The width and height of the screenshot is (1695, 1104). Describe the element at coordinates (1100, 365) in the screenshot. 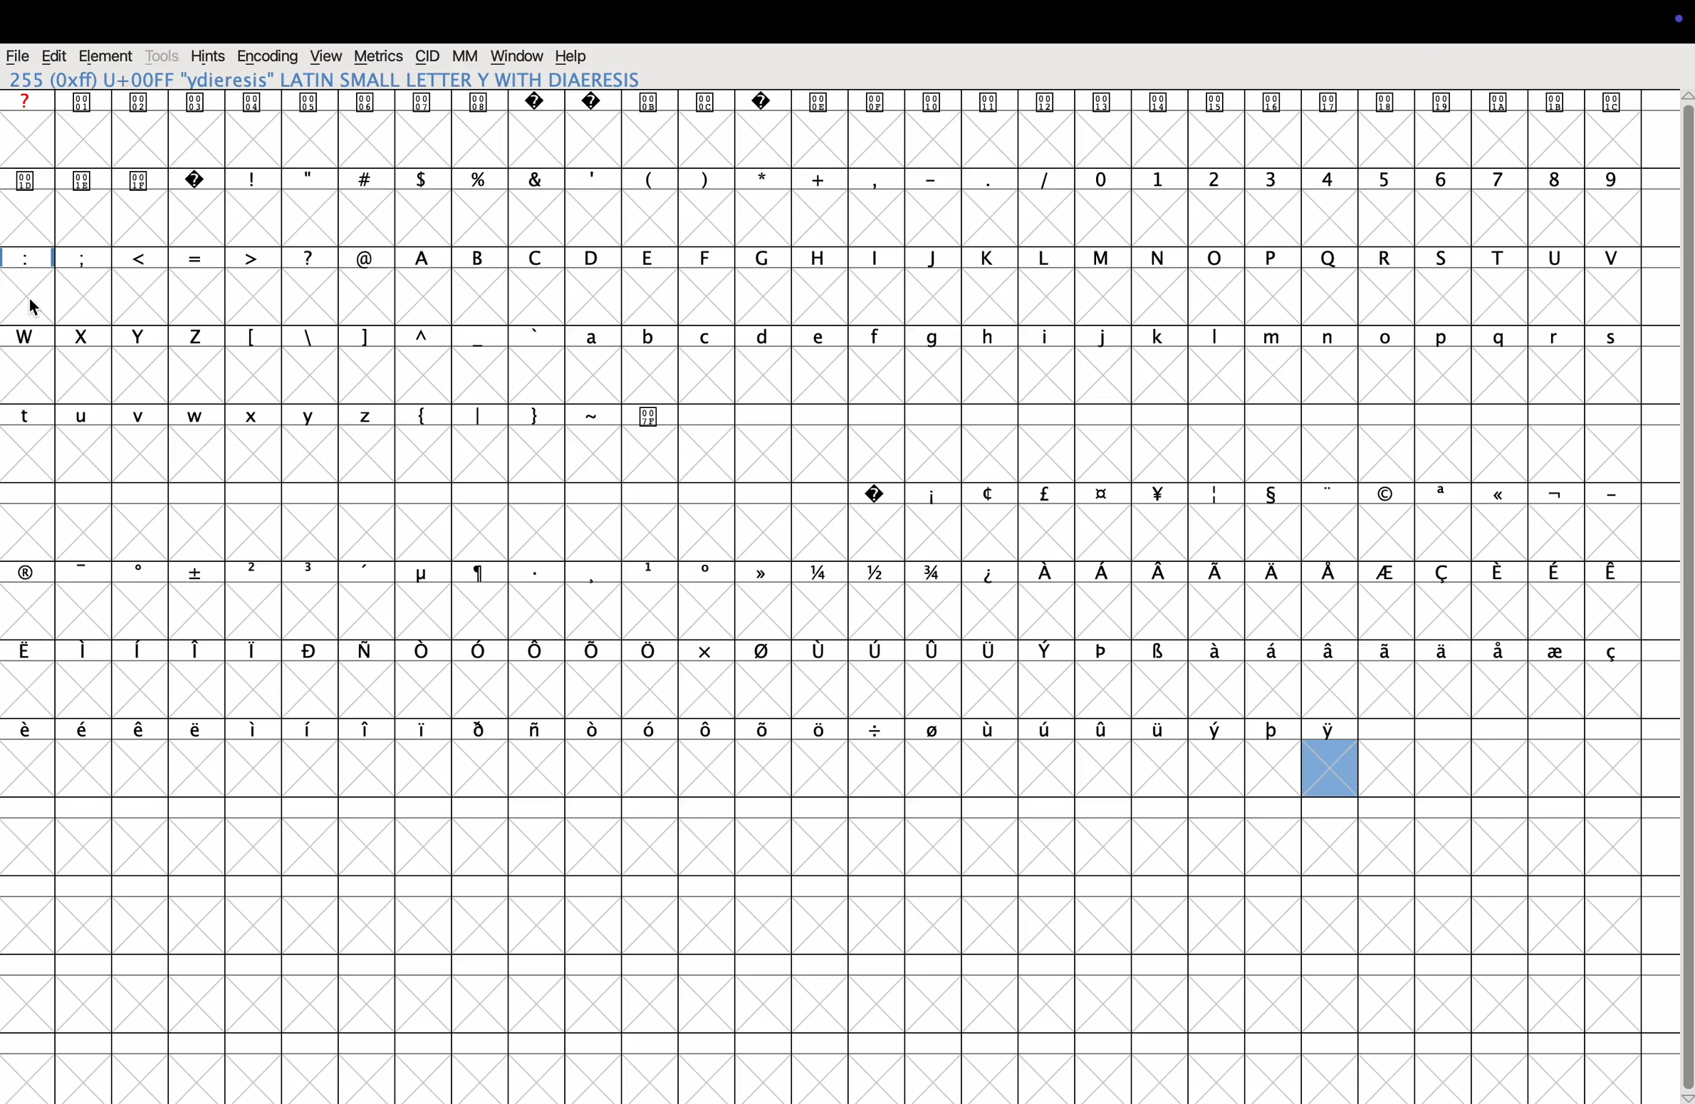

I see `j` at that location.